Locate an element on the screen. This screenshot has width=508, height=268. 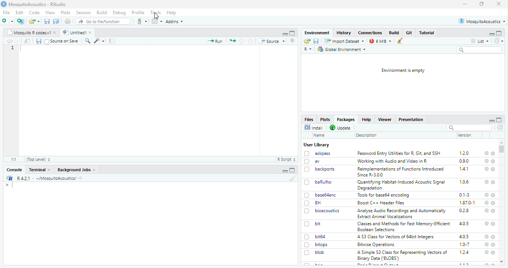
tool is located at coordinates (141, 21).